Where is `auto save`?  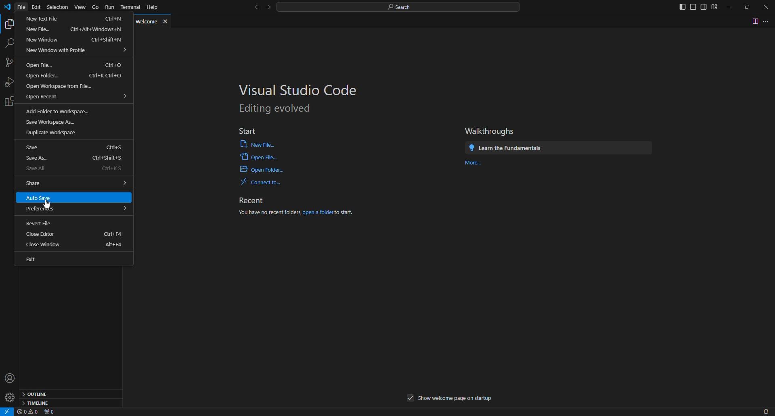 auto save is located at coordinates (38, 198).